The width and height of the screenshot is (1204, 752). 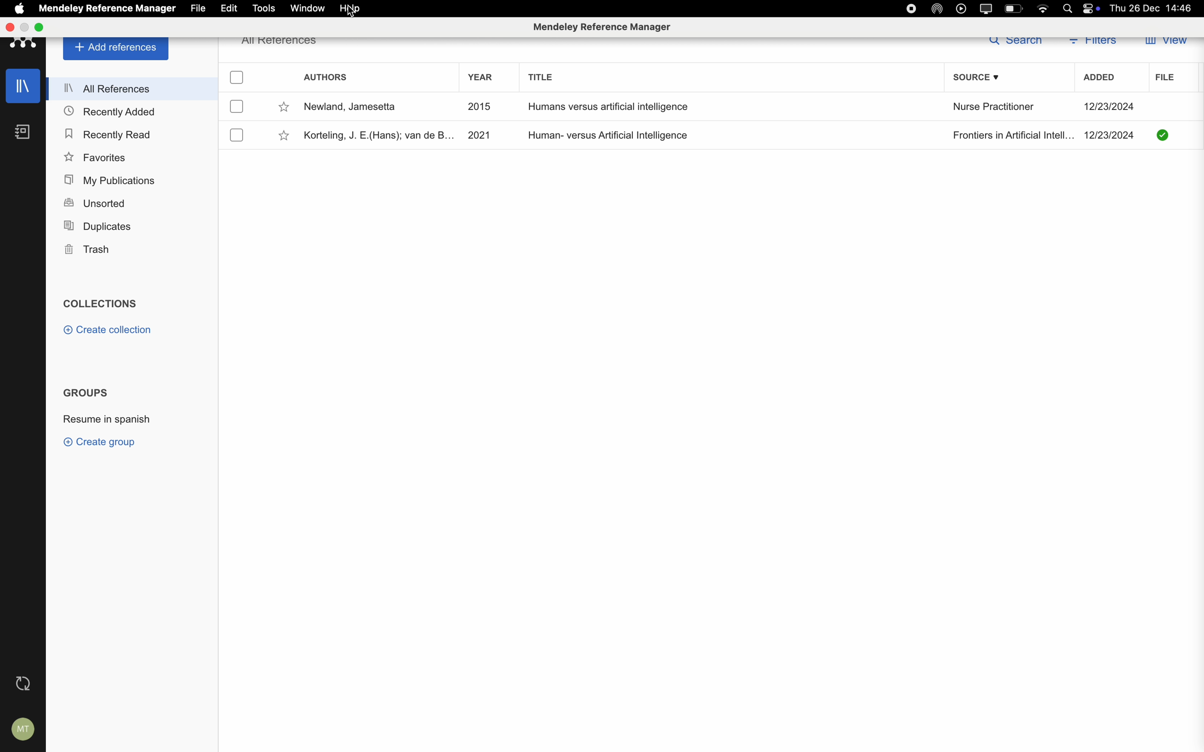 I want to click on Human- versus Artificial Intelligence, so click(x=606, y=136).